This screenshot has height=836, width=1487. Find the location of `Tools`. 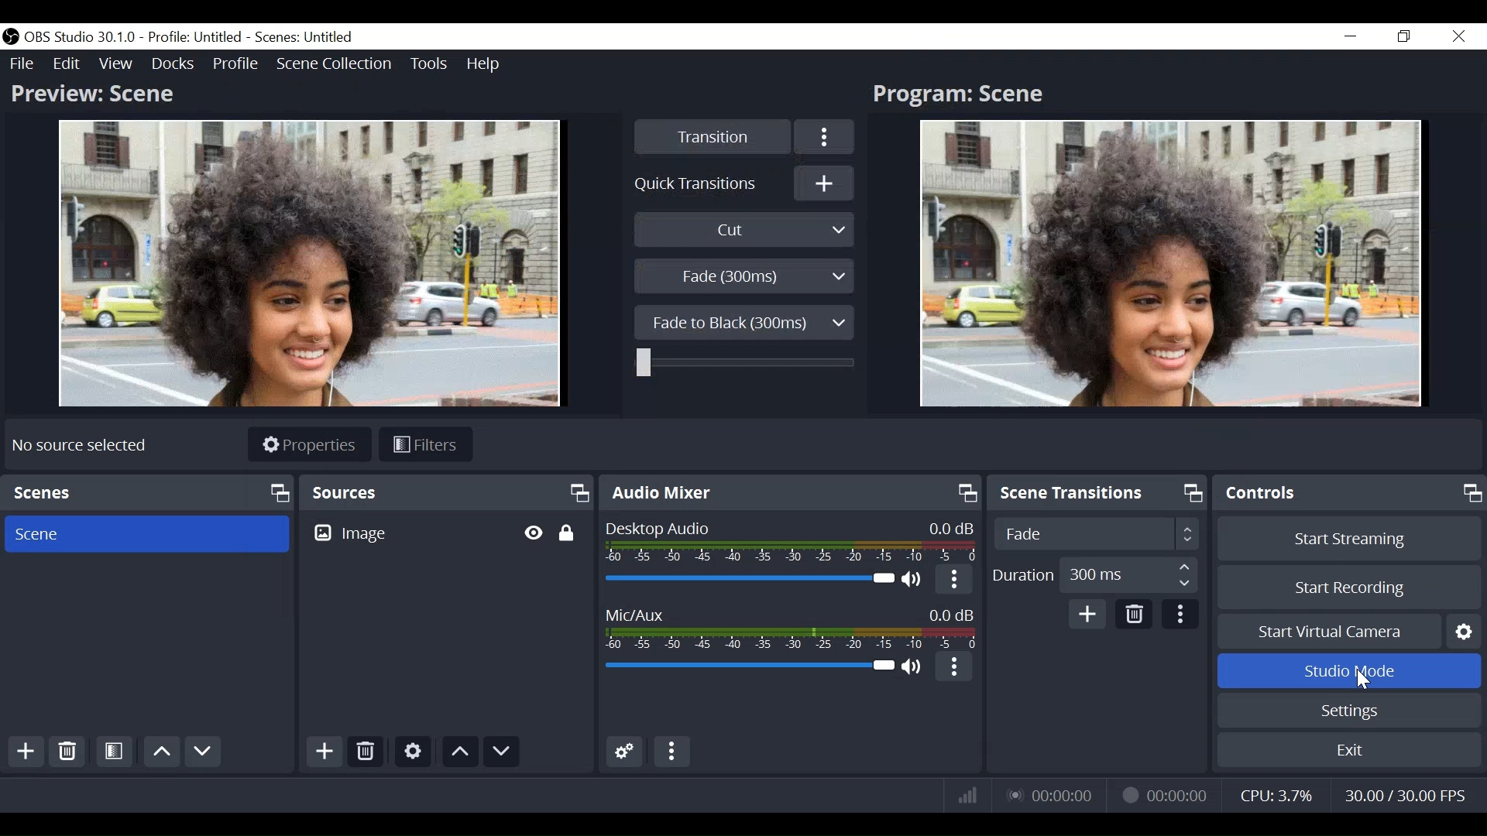

Tools is located at coordinates (429, 65).